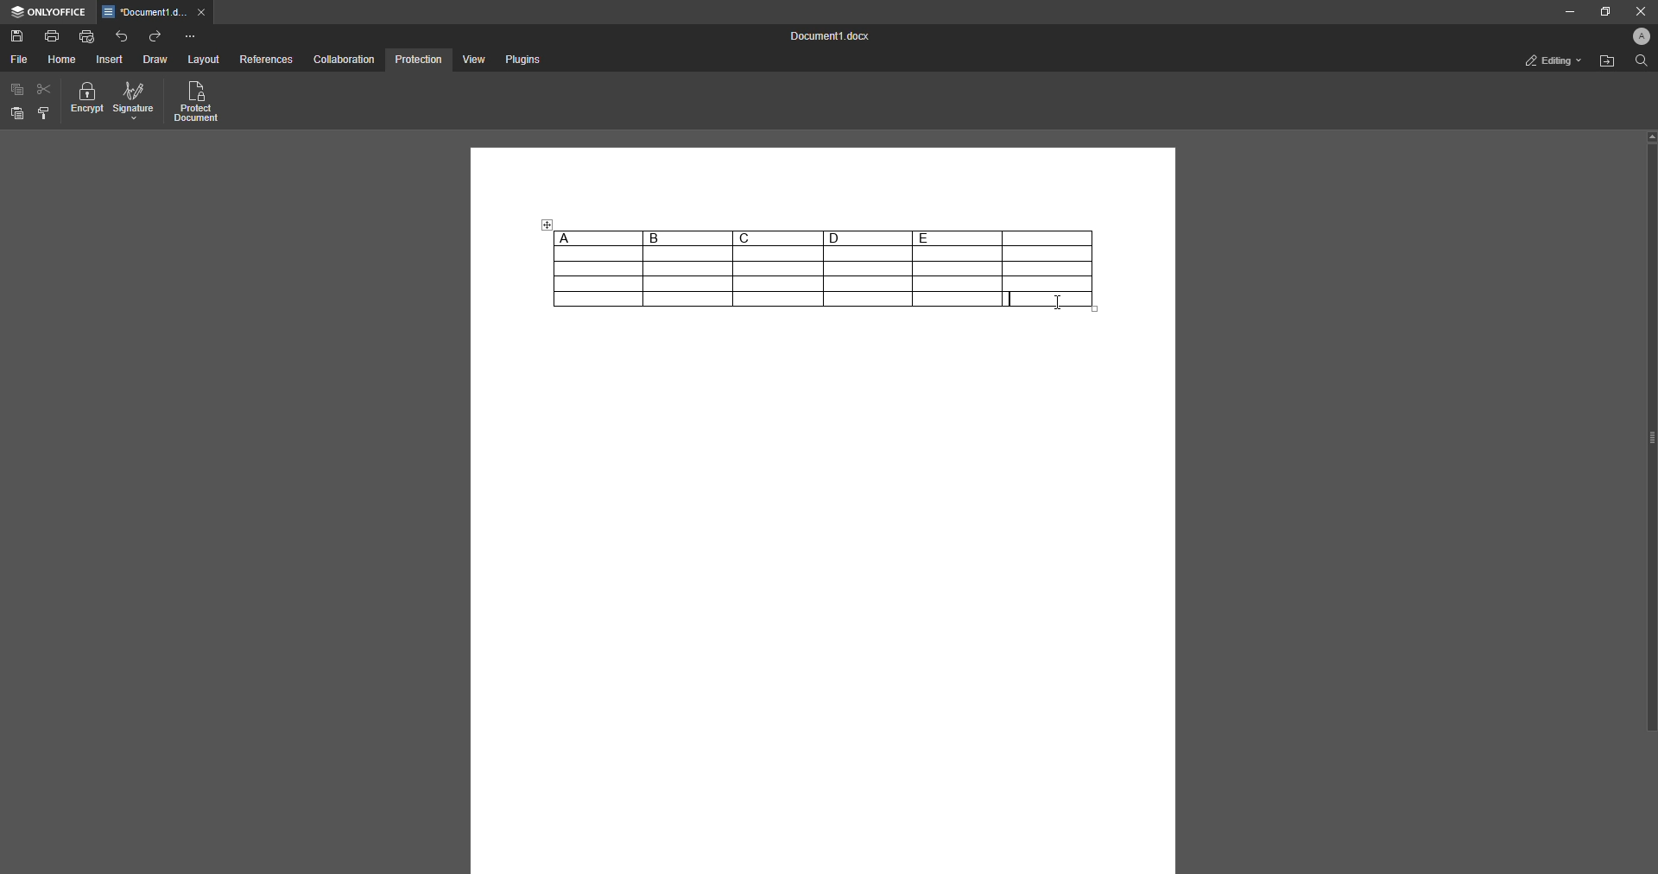  I want to click on Document 1, so click(826, 38).